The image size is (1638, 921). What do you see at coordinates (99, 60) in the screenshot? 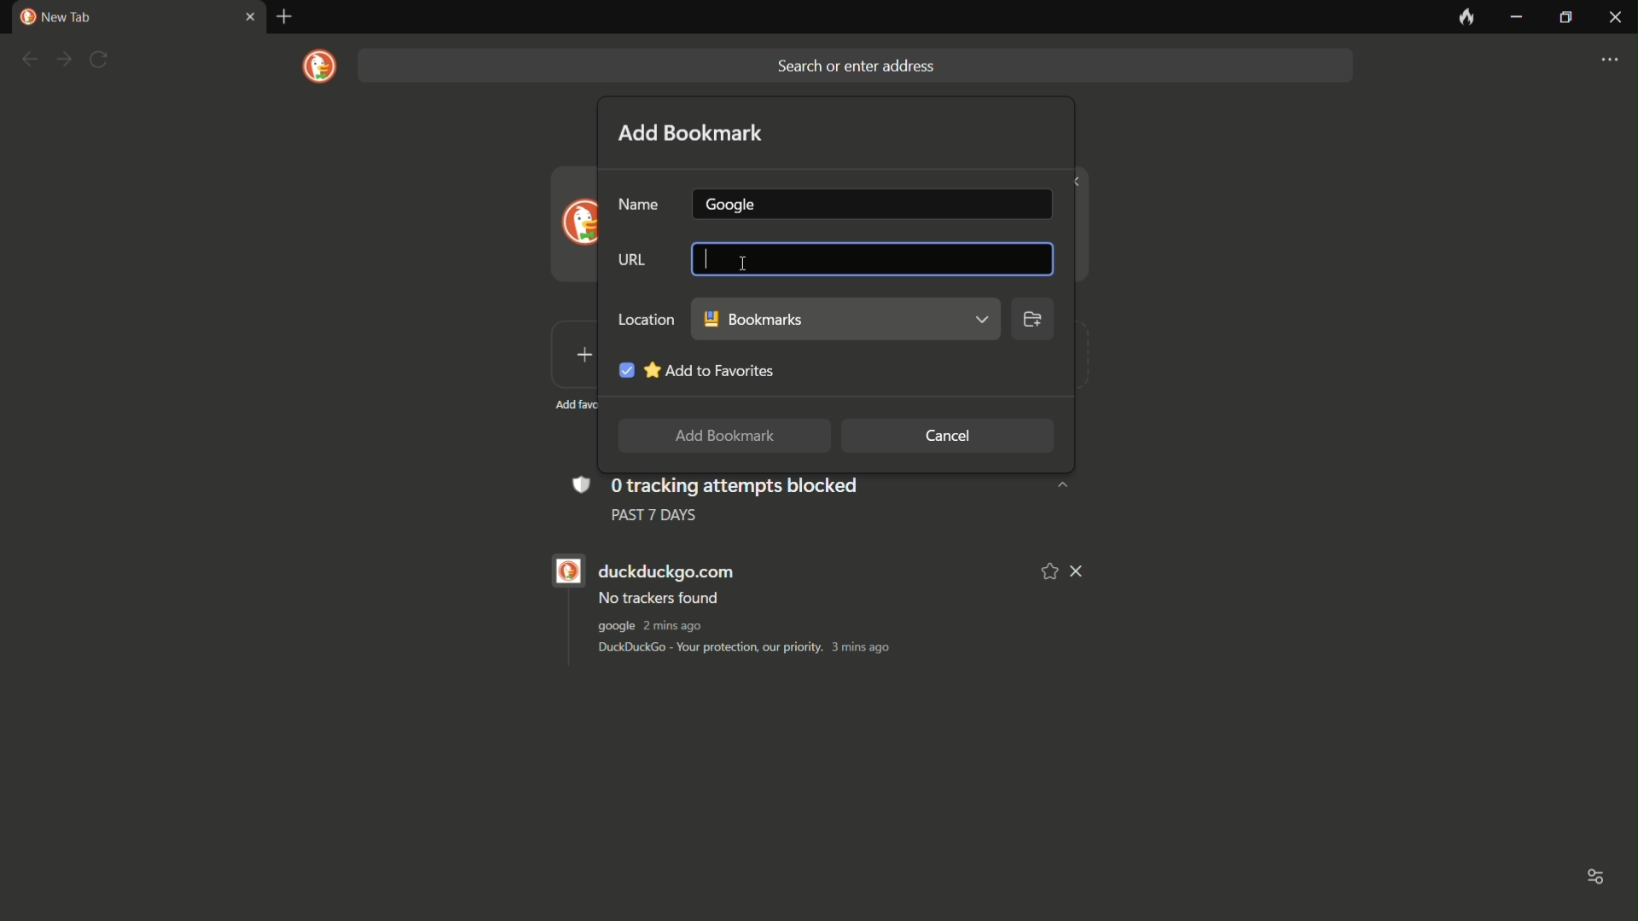
I see `refresh` at bounding box center [99, 60].